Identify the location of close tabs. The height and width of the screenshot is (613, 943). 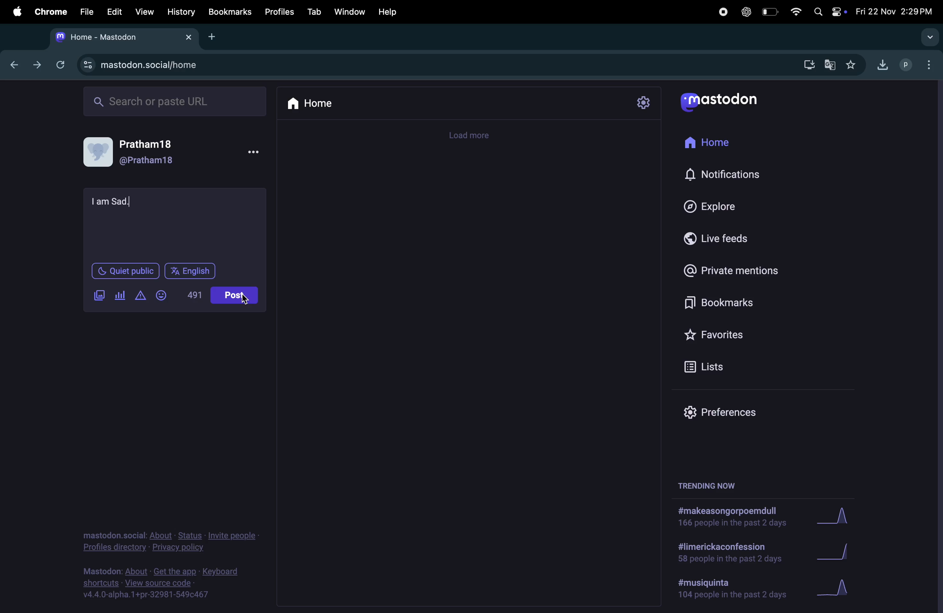
(192, 38).